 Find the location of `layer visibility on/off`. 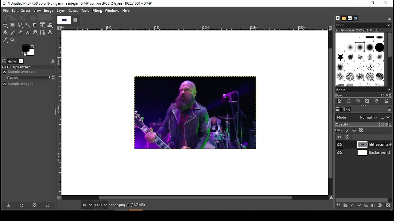

layer visibility on/off is located at coordinates (340, 145).